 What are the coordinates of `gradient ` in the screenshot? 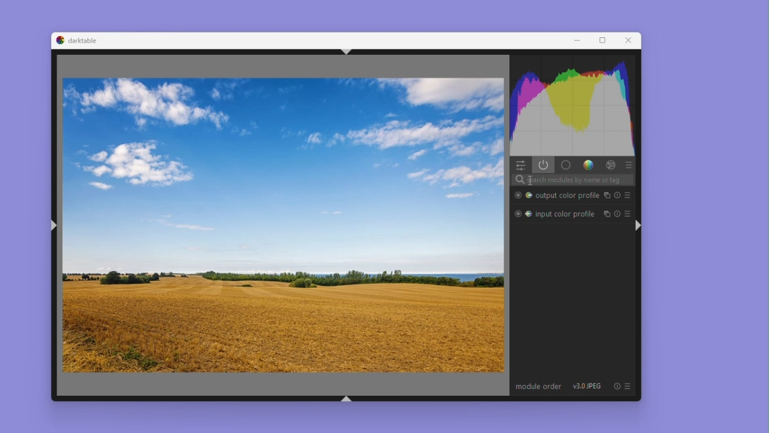 It's located at (587, 165).